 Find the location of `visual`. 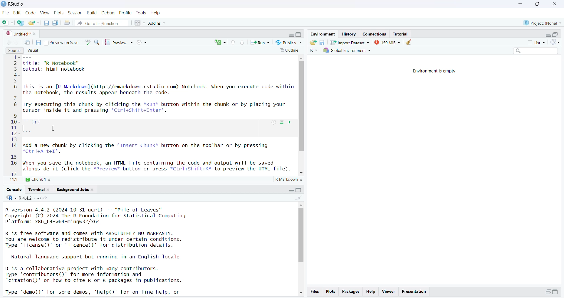

visual is located at coordinates (32, 50).